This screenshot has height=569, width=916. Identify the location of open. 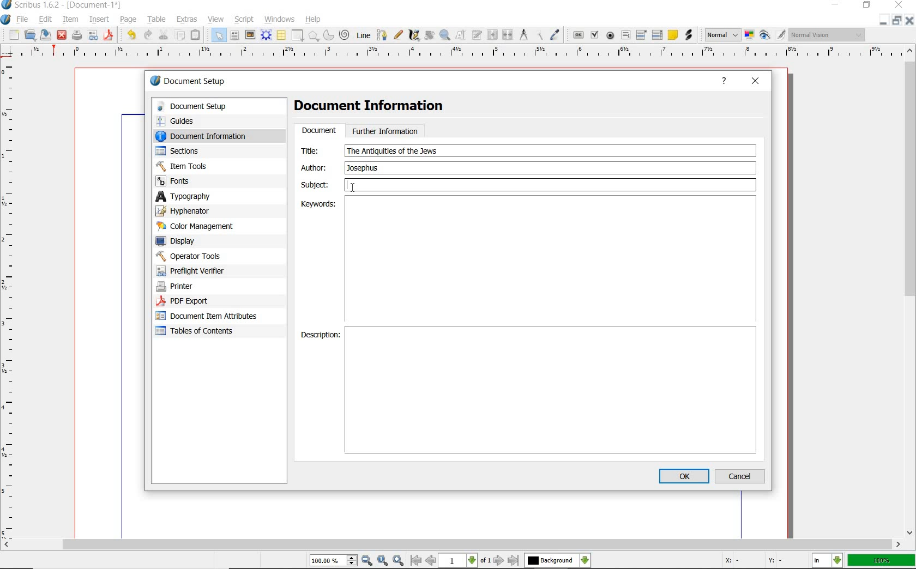
(31, 35).